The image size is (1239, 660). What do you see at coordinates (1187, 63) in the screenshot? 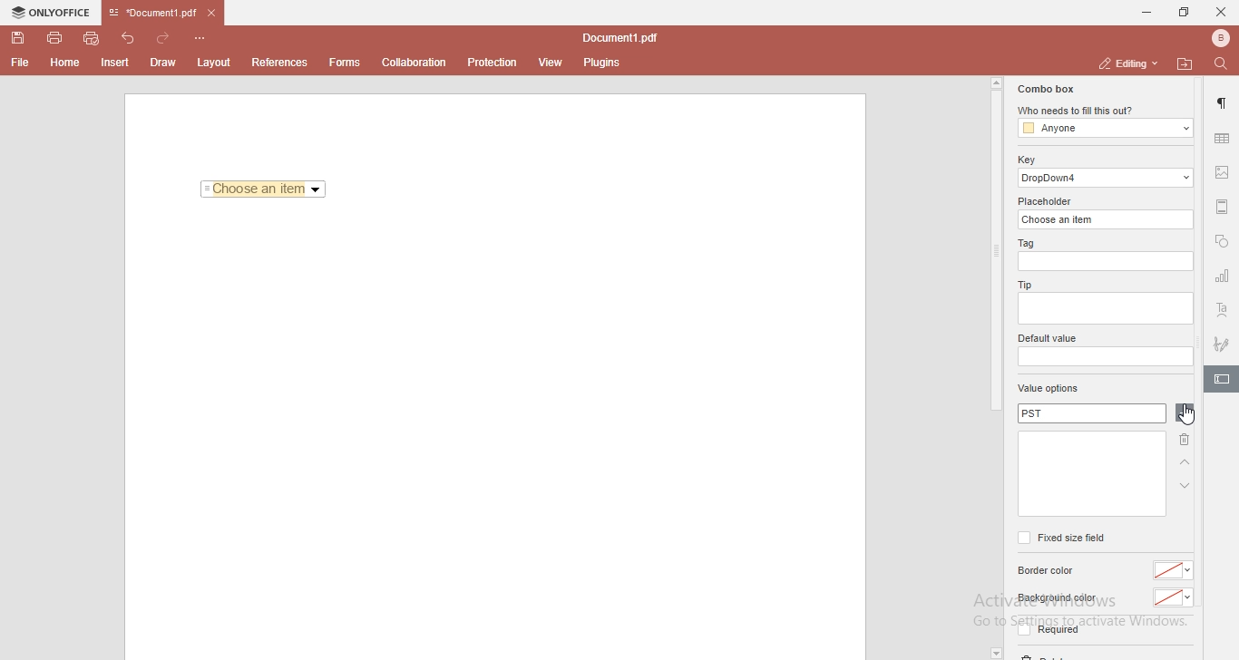
I see `open file location` at bounding box center [1187, 63].